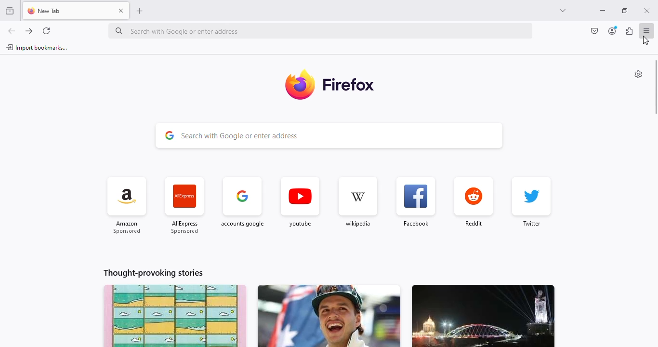 The image size is (658, 347). What do you see at coordinates (300, 203) in the screenshot?
I see `youtube` at bounding box center [300, 203].